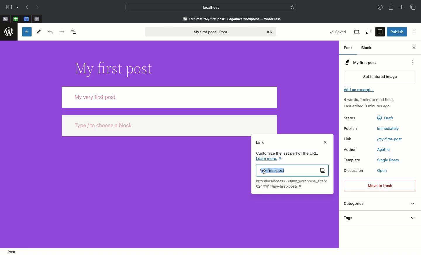  I want to click on Link, so click(350, 139).